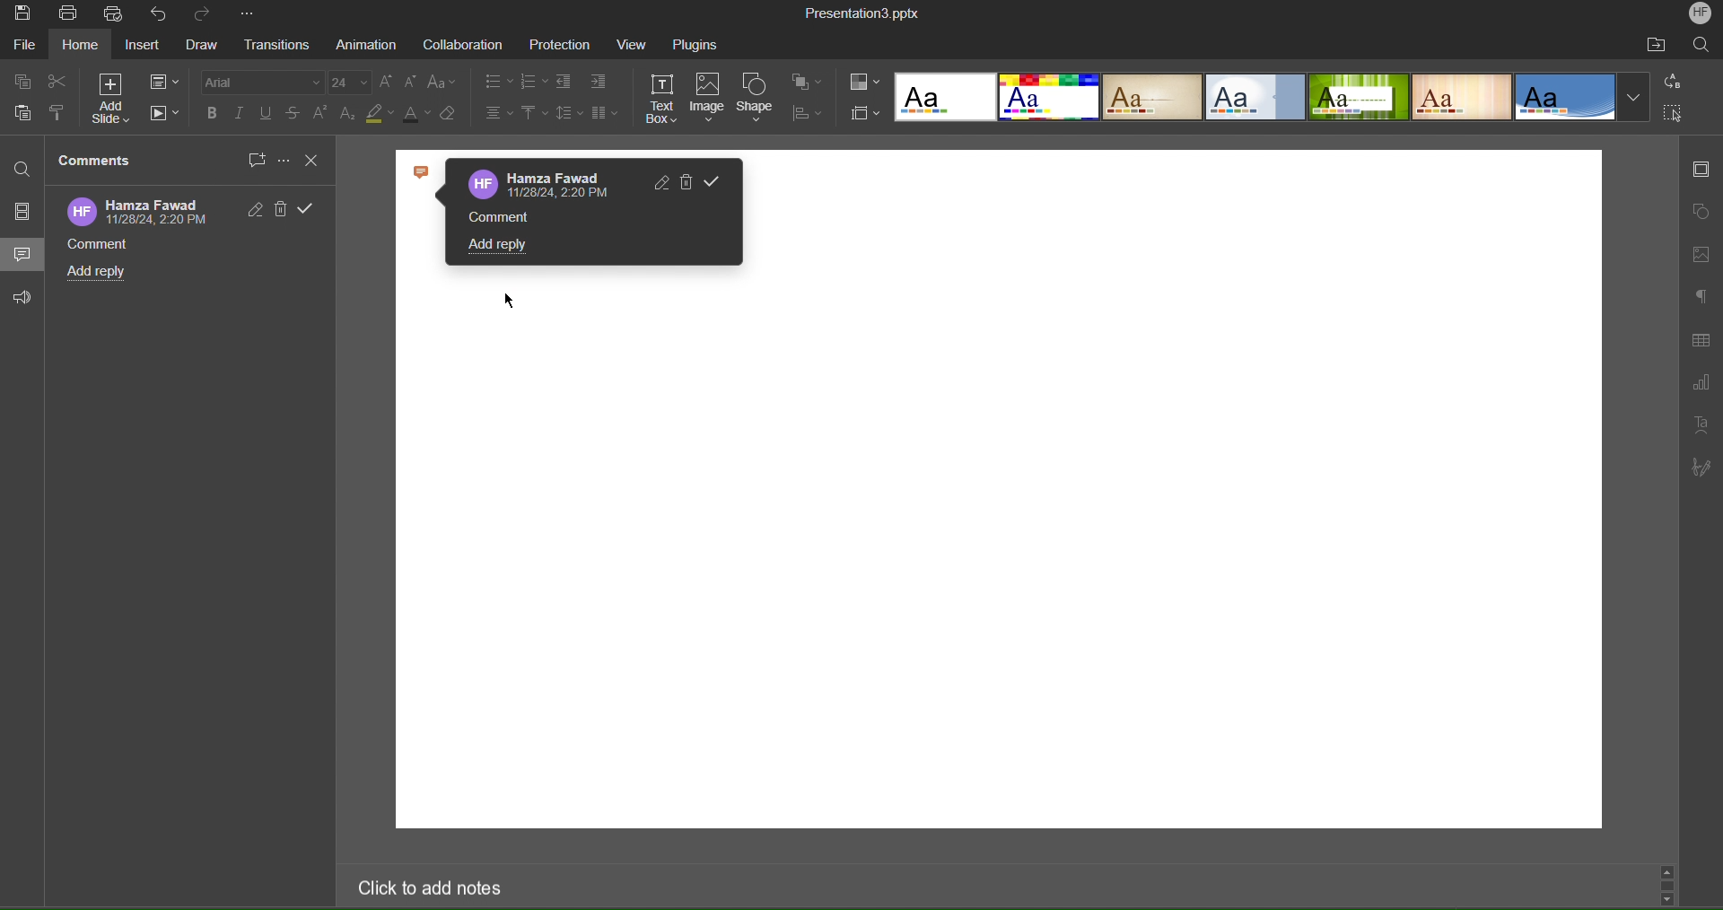  What do you see at coordinates (570, 114) in the screenshot?
I see `Line Spacing` at bounding box center [570, 114].